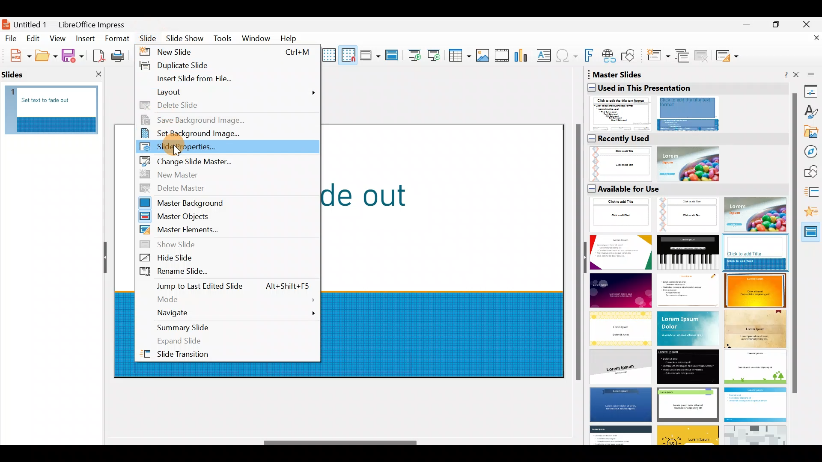  I want to click on Master slide, so click(393, 56).